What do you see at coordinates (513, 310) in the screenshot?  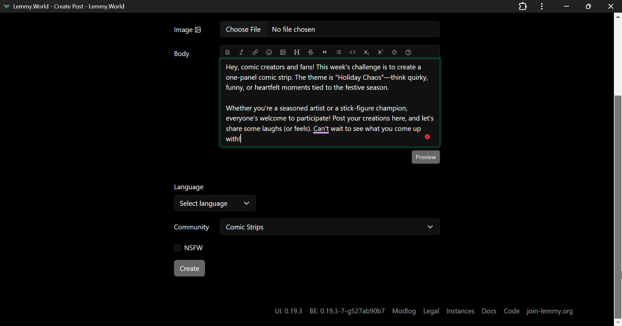 I see `Code` at bounding box center [513, 310].